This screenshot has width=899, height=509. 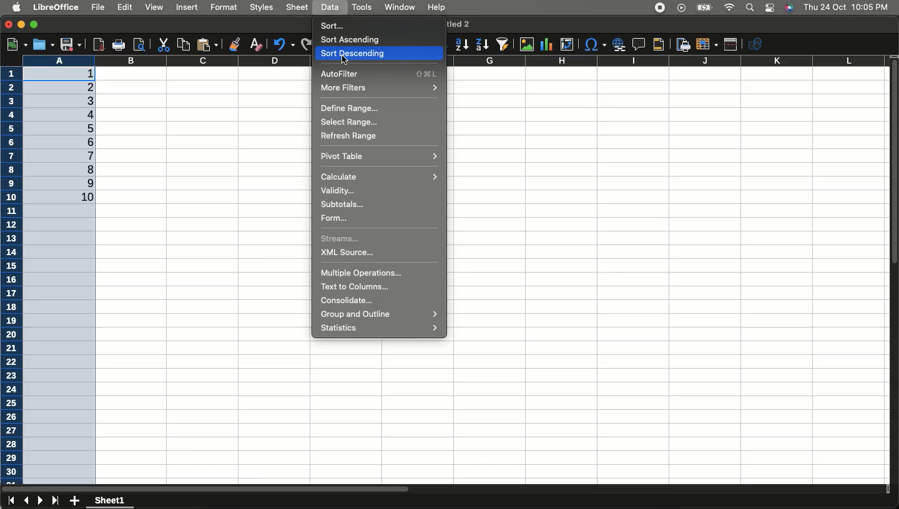 What do you see at coordinates (893, 168) in the screenshot?
I see `Vertical Scroll bar` at bounding box center [893, 168].